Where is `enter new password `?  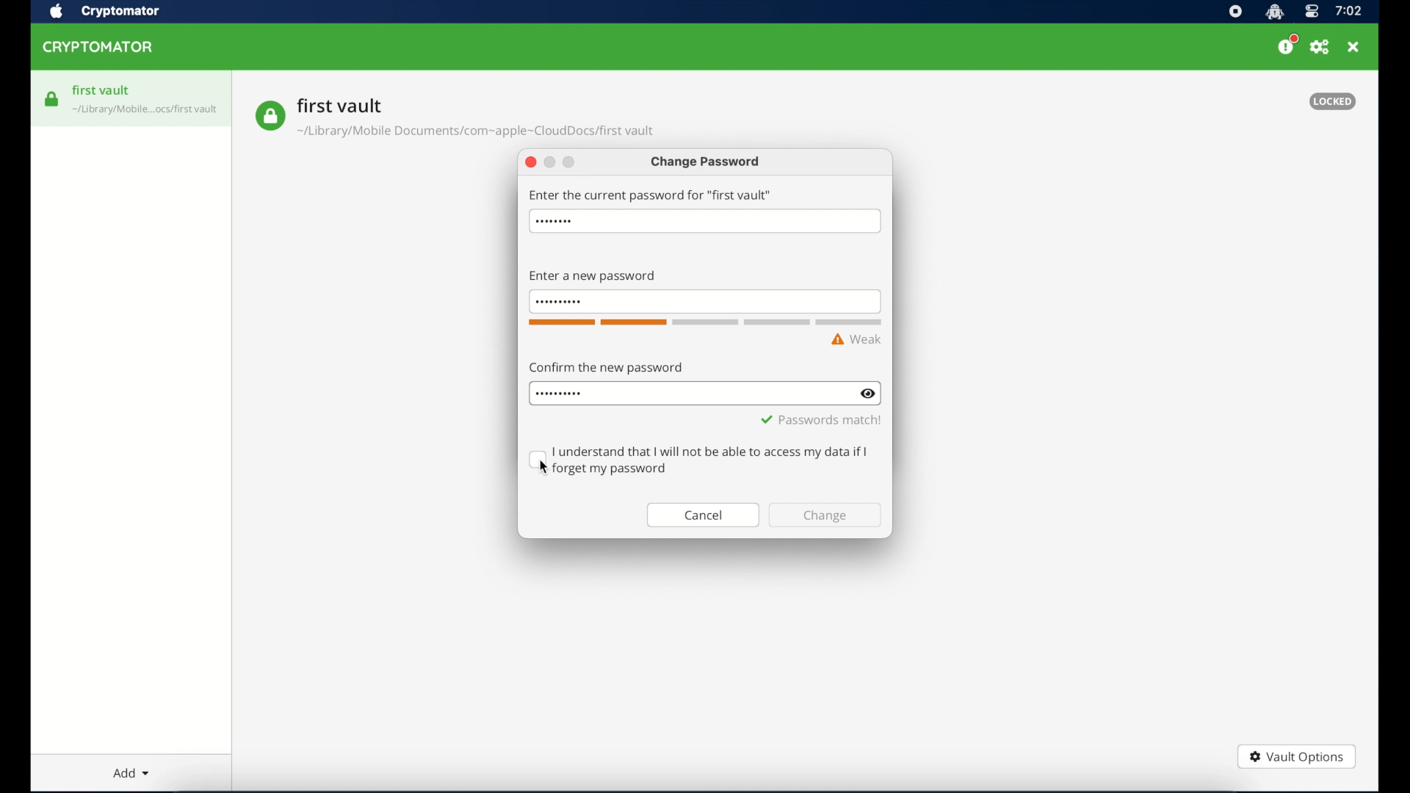 enter new password  is located at coordinates (592, 277).